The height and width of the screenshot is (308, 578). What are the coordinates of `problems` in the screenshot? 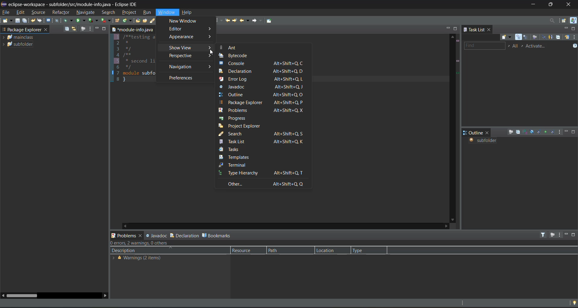 It's located at (261, 110).